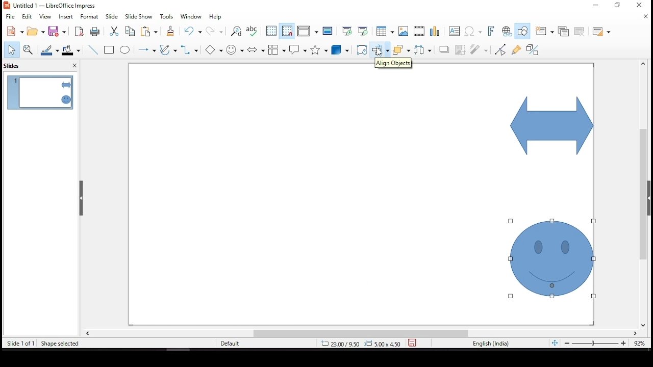 The image size is (653, 367). I want to click on english (india), so click(490, 343).